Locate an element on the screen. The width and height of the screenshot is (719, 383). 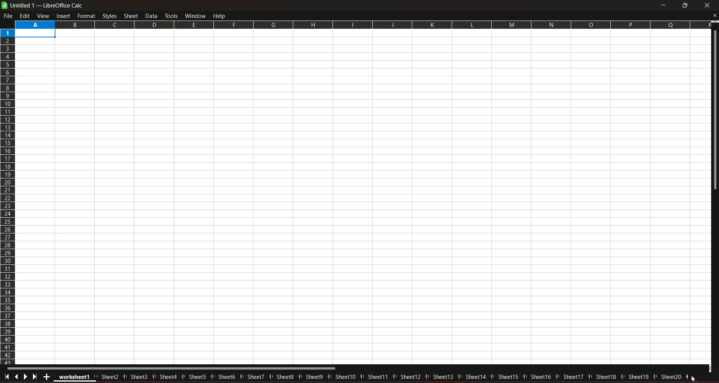
Close is located at coordinates (707, 6).